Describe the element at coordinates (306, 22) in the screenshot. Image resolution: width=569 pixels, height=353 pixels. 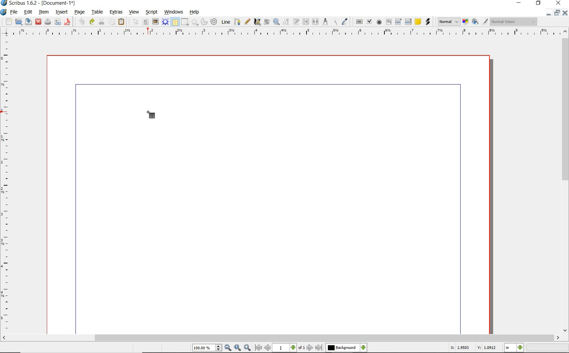
I see `link text frames` at that location.